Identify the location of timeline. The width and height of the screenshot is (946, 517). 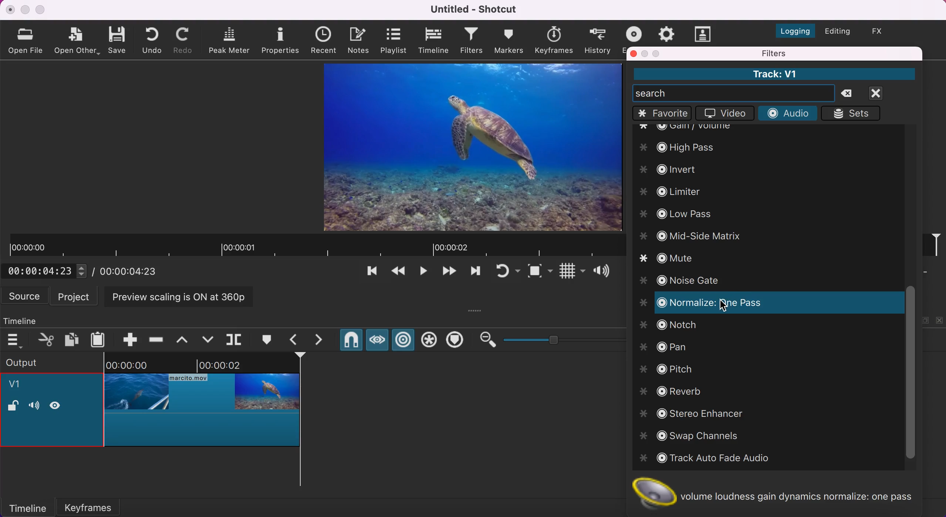
(28, 319).